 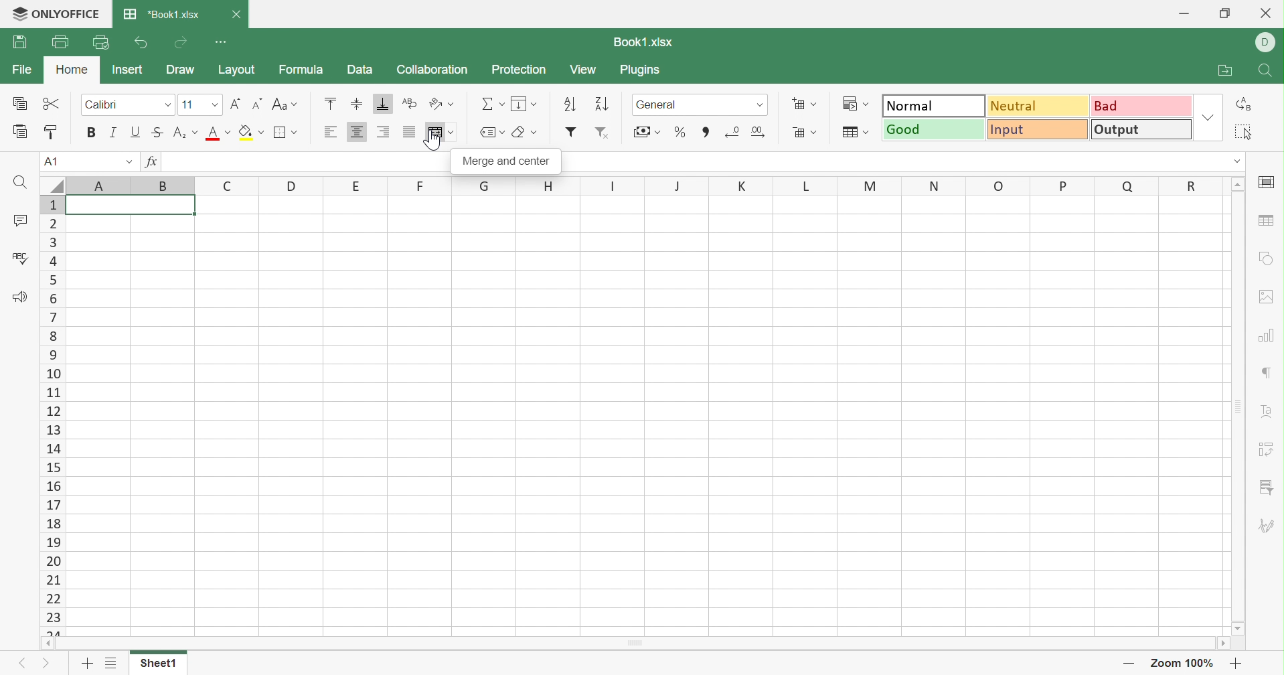 I want to click on Paste, so click(x=21, y=132).